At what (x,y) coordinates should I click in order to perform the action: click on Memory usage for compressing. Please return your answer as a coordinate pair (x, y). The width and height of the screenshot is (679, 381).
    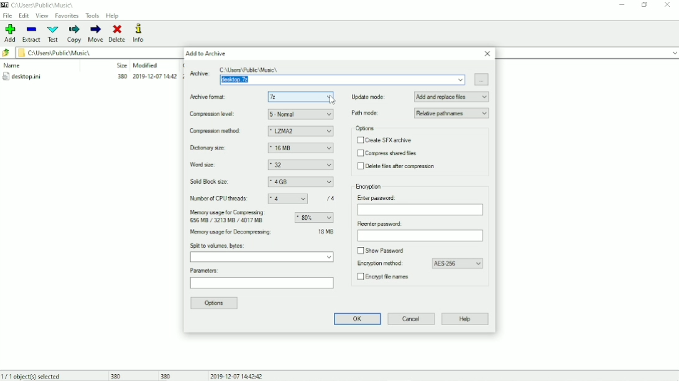
    Looking at the image, I should click on (261, 217).